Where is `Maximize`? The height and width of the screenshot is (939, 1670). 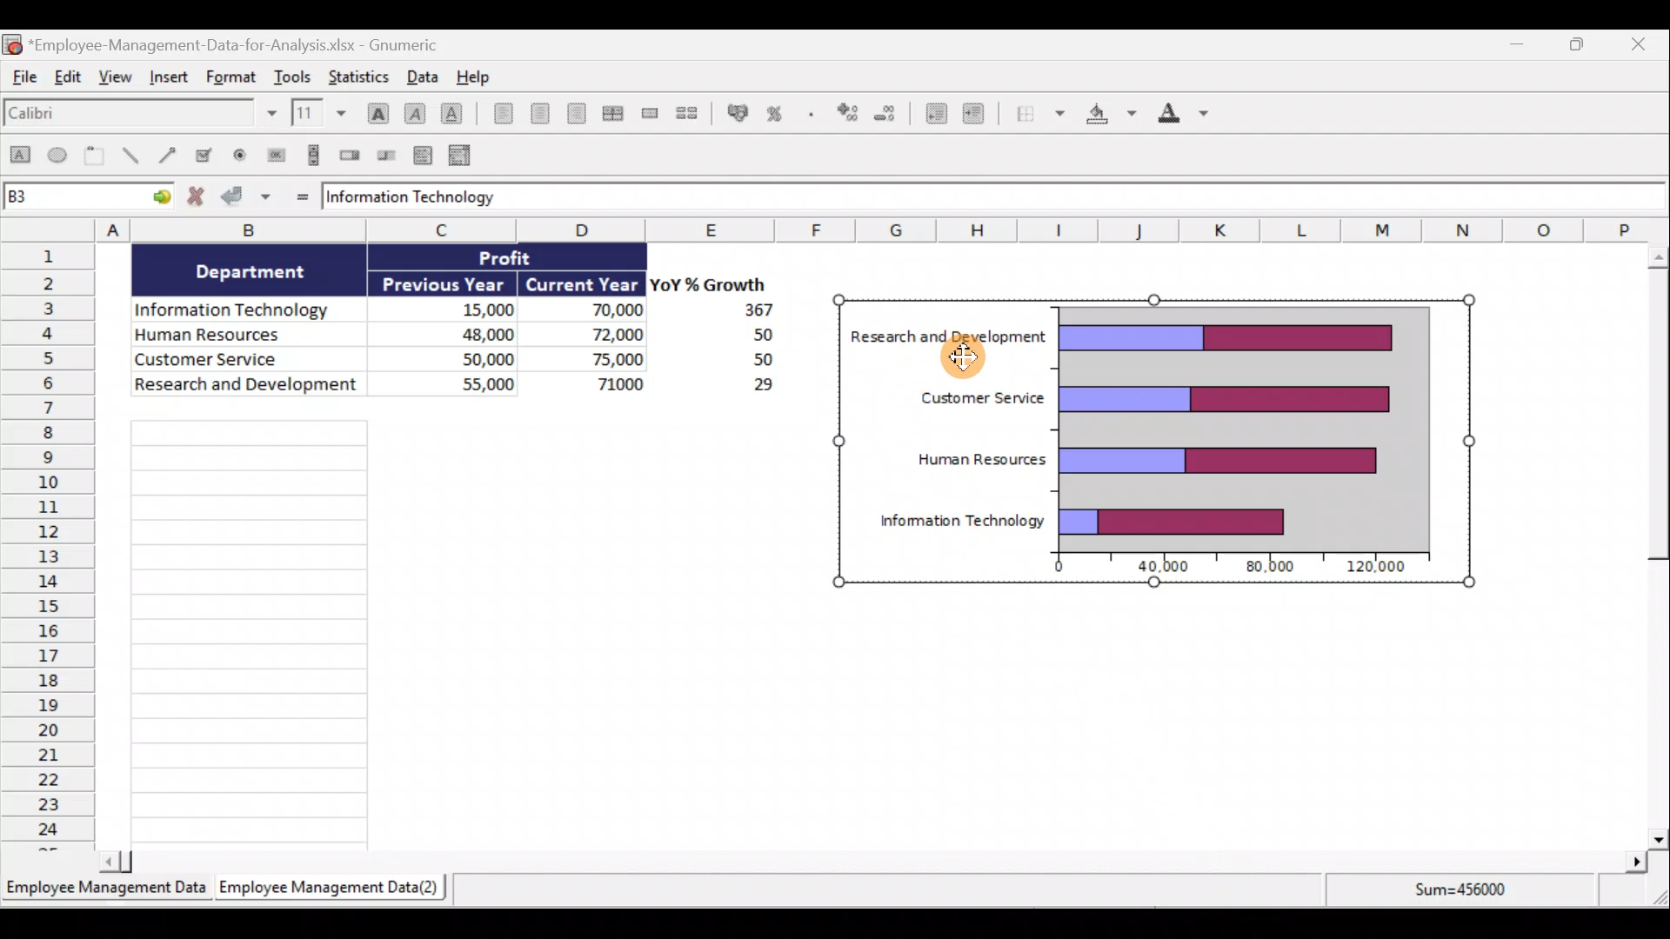 Maximize is located at coordinates (1582, 44).